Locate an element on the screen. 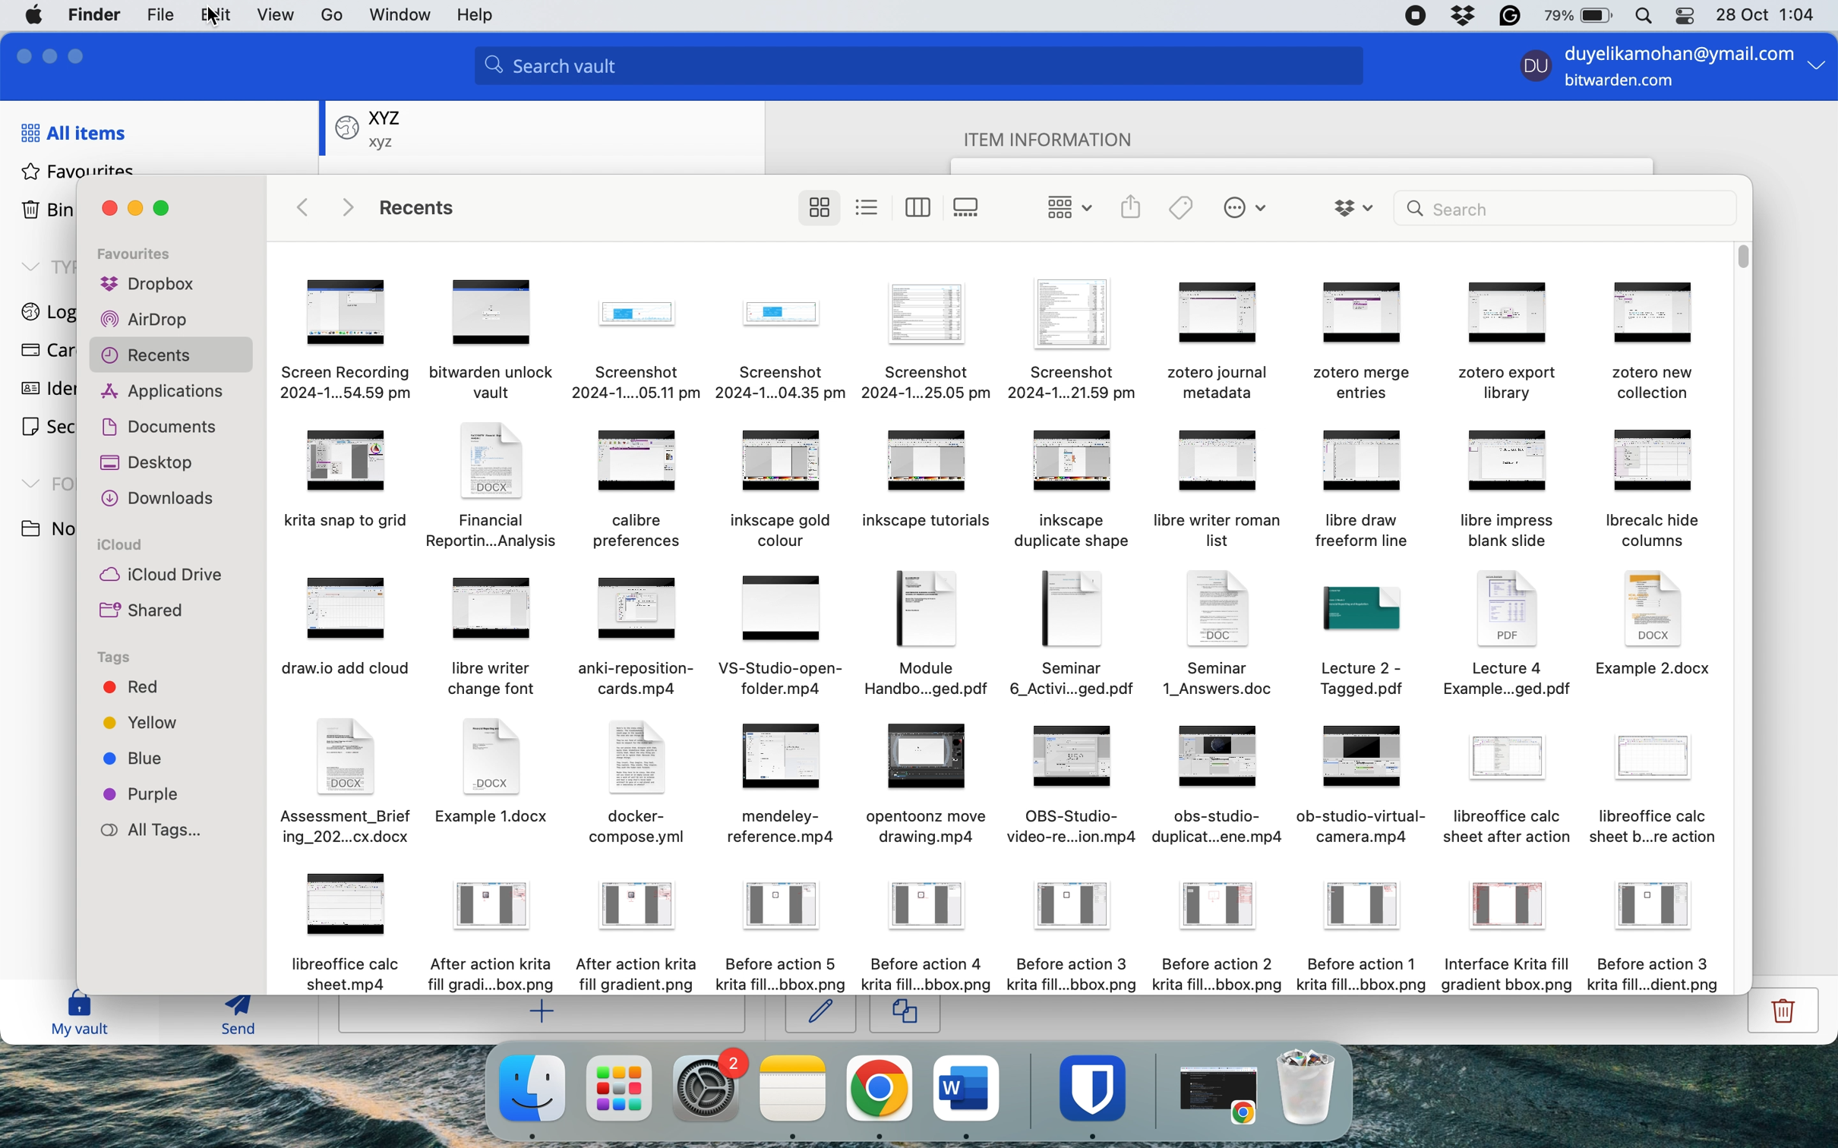 The width and height of the screenshot is (1838, 1148). finder is located at coordinates (529, 1089).